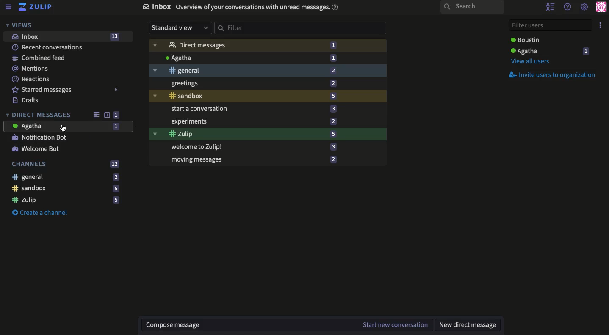  Describe the element at coordinates (67, 189) in the screenshot. I see `Sandbox` at that location.